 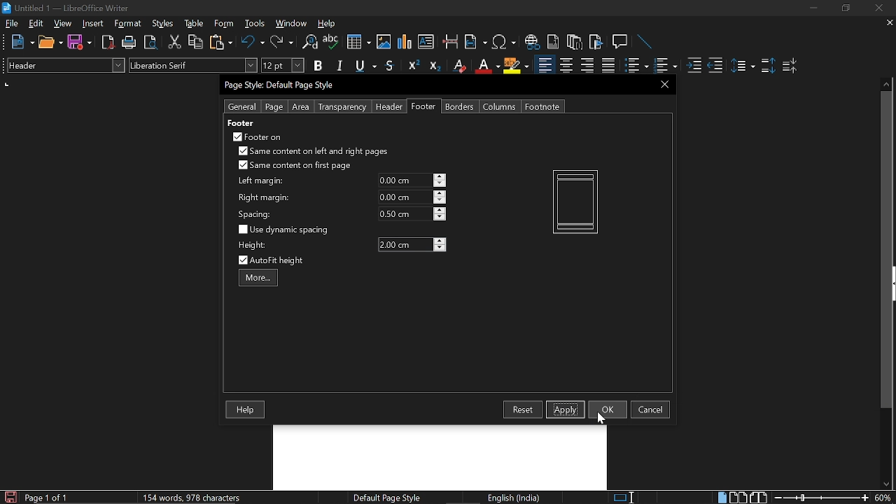 I want to click on Borders, so click(x=461, y=106).